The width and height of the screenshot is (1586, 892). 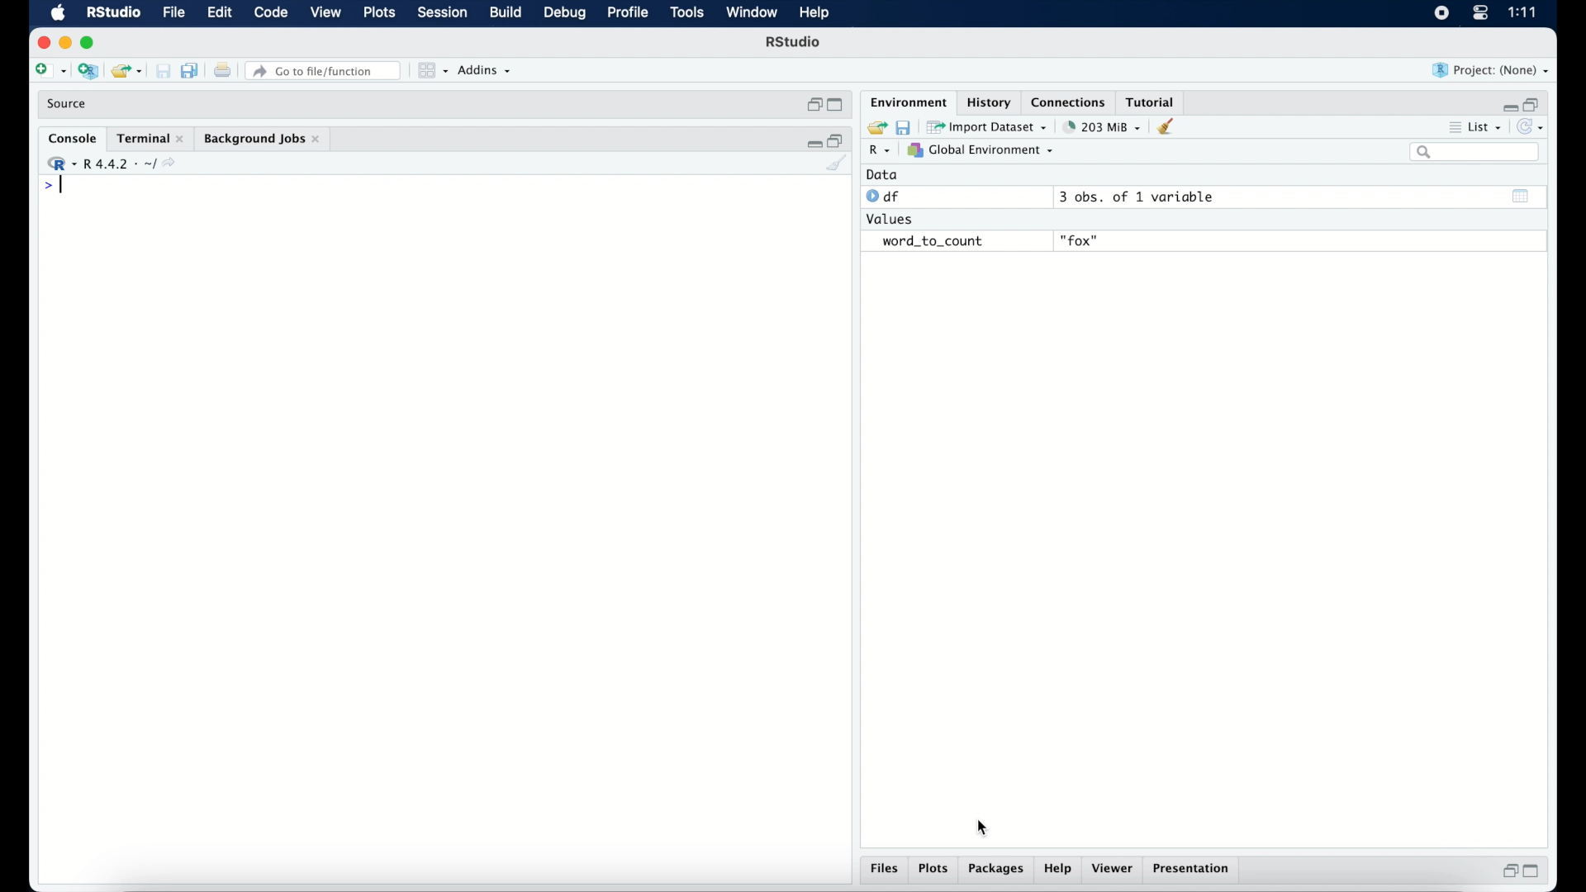 What do you see at coordinates (219, 13) in the screenshot?
I see `edit` at bounding box center [219, 13].